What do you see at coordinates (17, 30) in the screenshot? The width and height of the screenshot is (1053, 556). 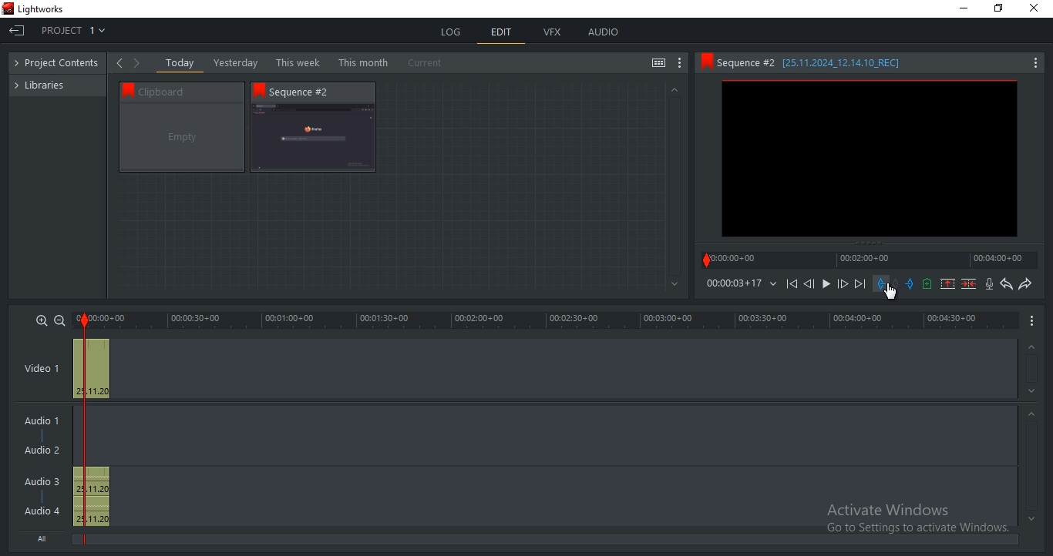 I see `Exit project` at bounding box center [17, 30].